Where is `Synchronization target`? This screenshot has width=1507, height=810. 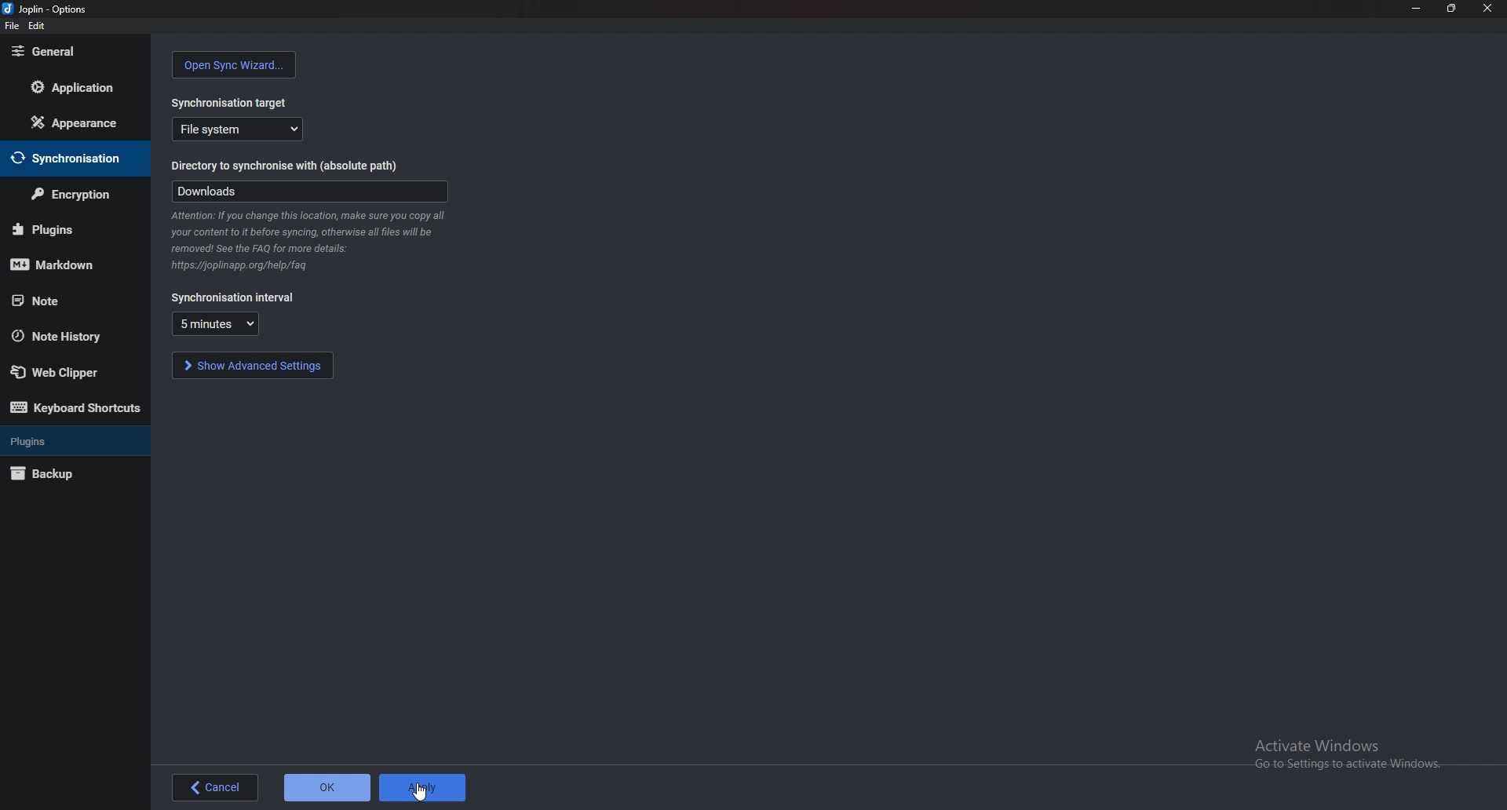
Synchronization target is located at coordinates (232, 99).